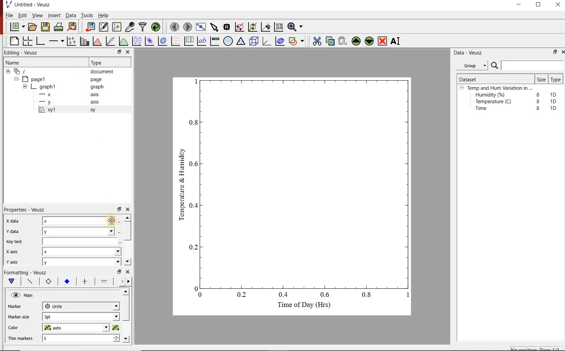  I want to click on 1, so click(65, 339).